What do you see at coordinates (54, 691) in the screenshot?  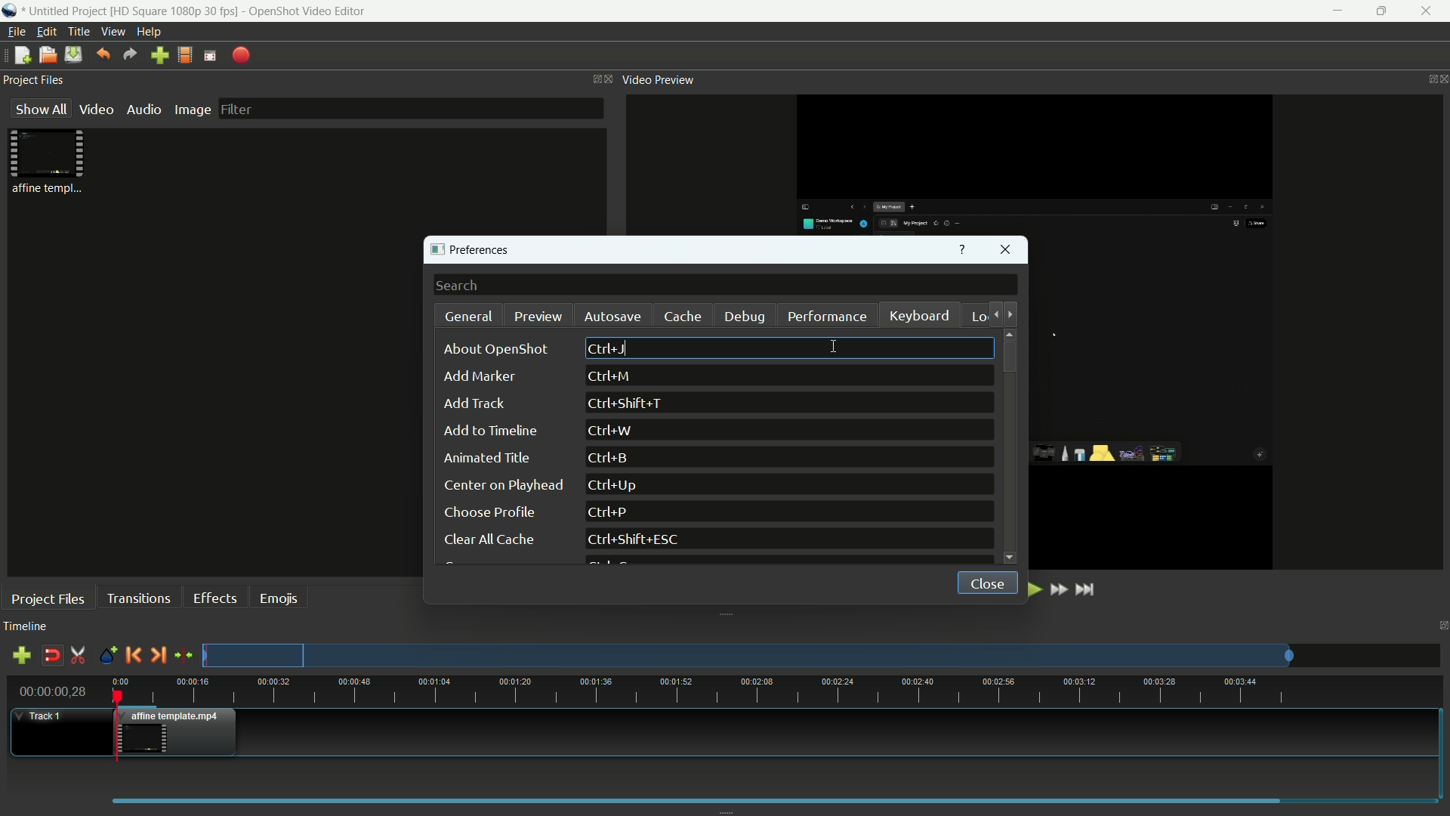 I see `current time` at bounding box center [54, 691].